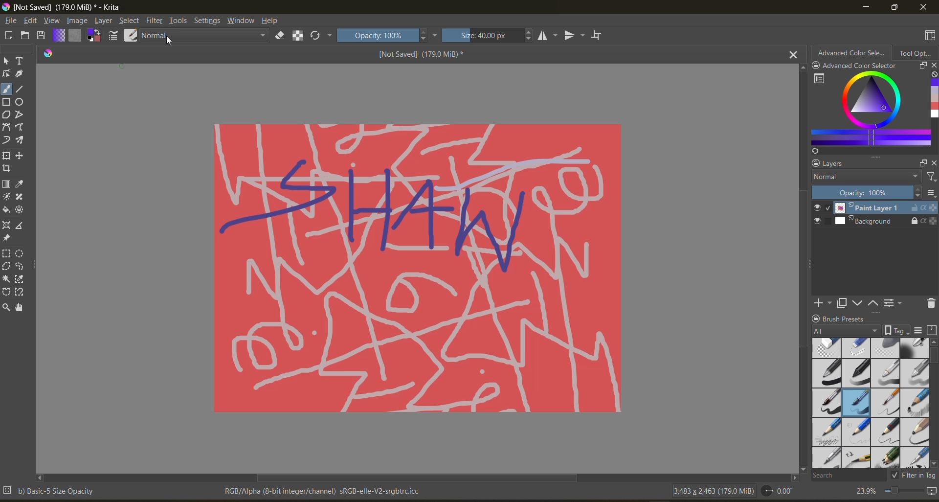 Image resolution: width=939 pixels, height=502 pixels. Describe the element at coordinates (418, 479) in the screenshot. I see `horizontal scroll bar` at that location.